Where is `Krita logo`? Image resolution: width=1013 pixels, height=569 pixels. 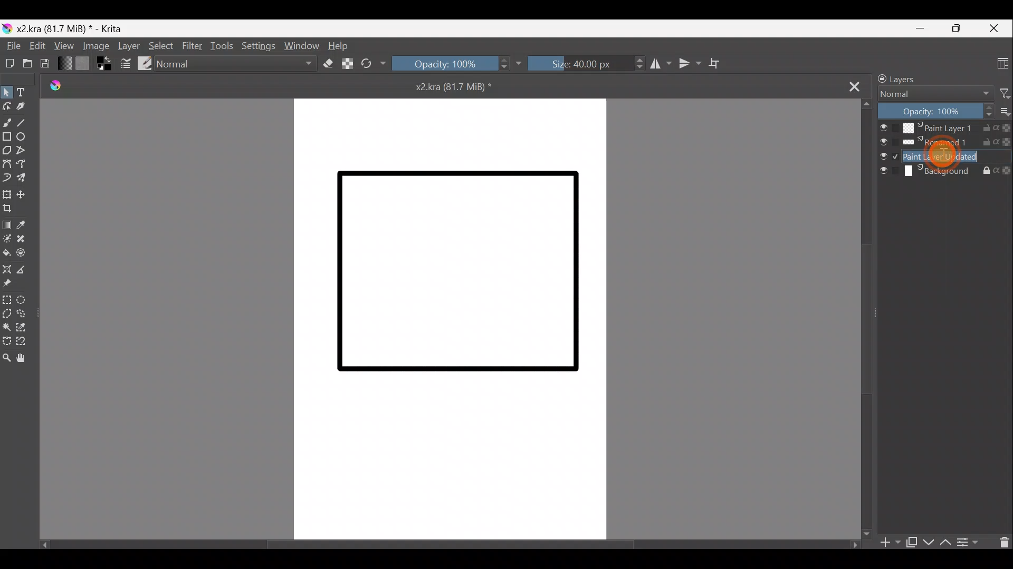 Krita logo is located at coordinates (7, 27).